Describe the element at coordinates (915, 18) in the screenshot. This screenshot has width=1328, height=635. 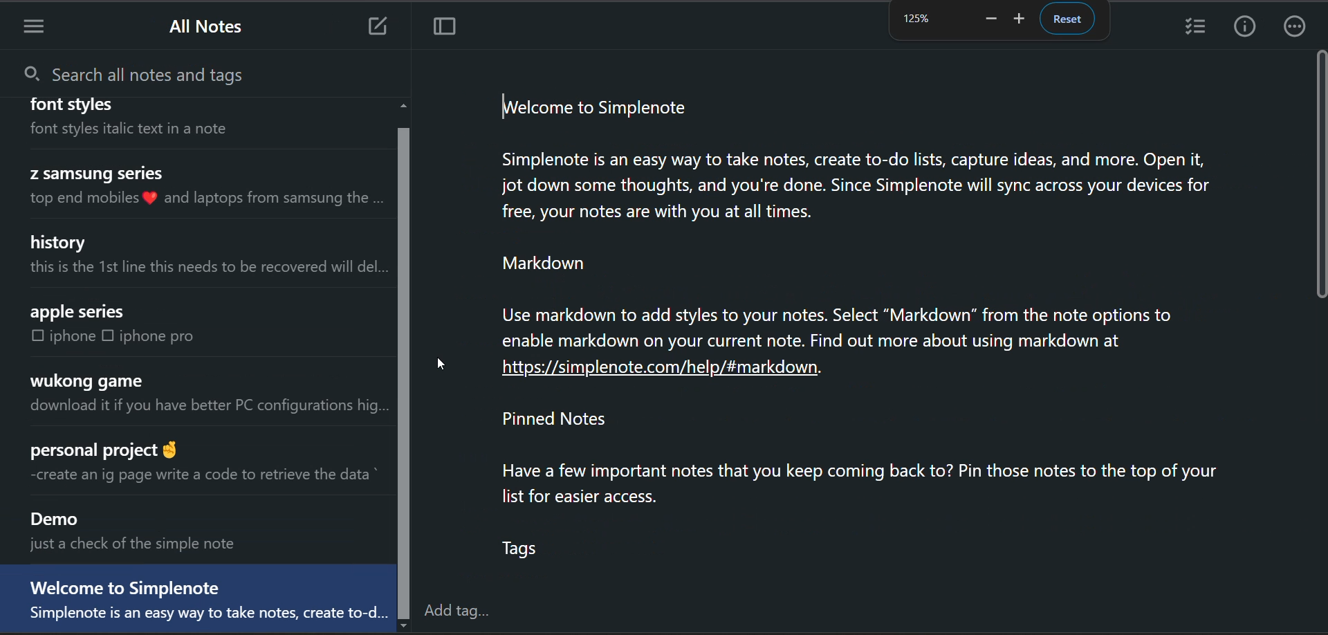
I see `zoom factor` at that location.